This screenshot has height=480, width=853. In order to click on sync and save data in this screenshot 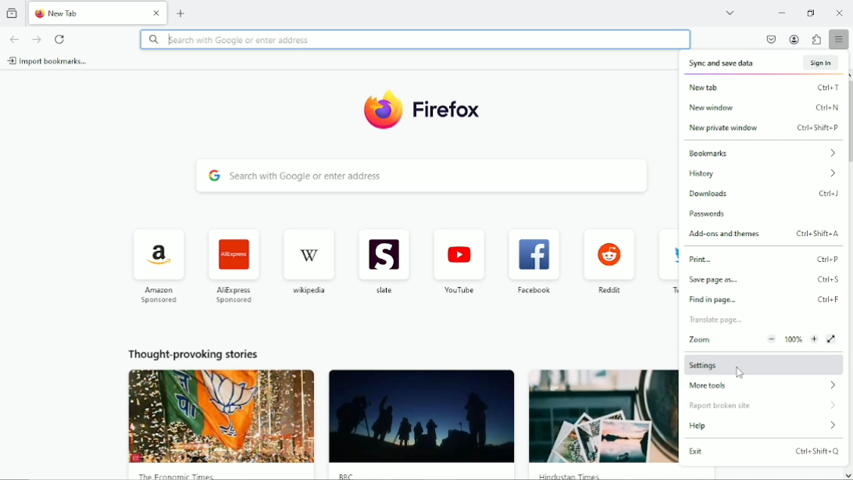, I will do `click(766, 63)`.